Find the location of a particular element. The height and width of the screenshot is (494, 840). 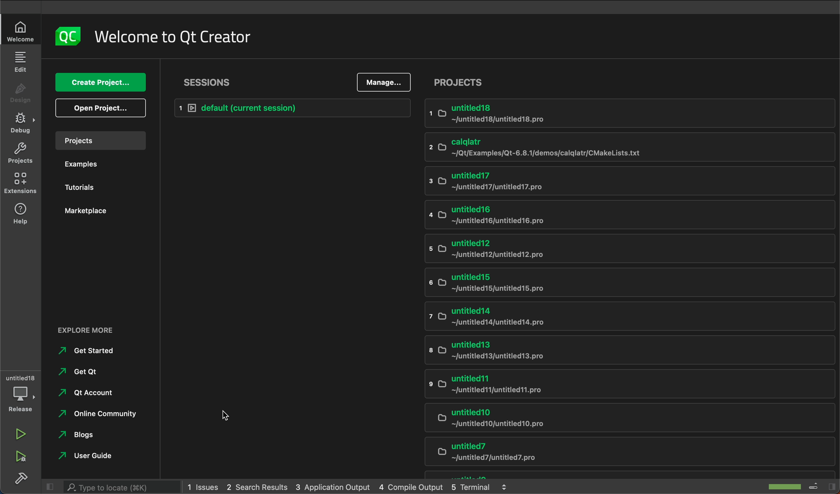

marketplace is located at coordinates (96, 216).